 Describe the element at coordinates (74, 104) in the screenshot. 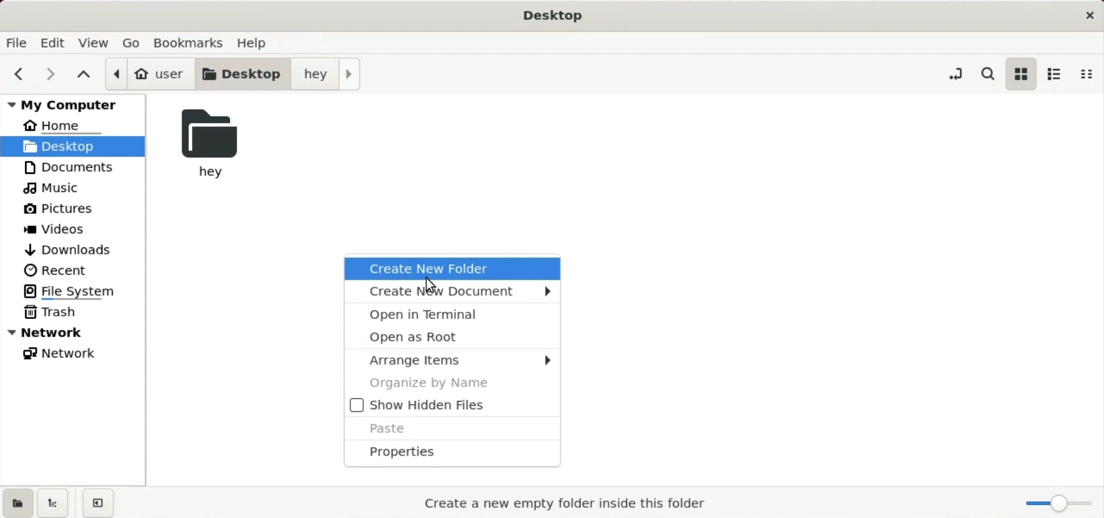

I see `my computer` at that location.